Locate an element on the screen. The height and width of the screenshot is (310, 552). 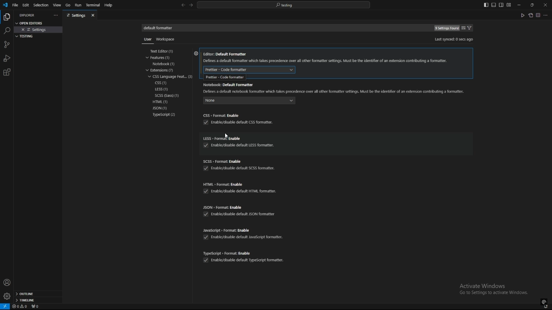
editor layout is located at coordinates (497, 5).